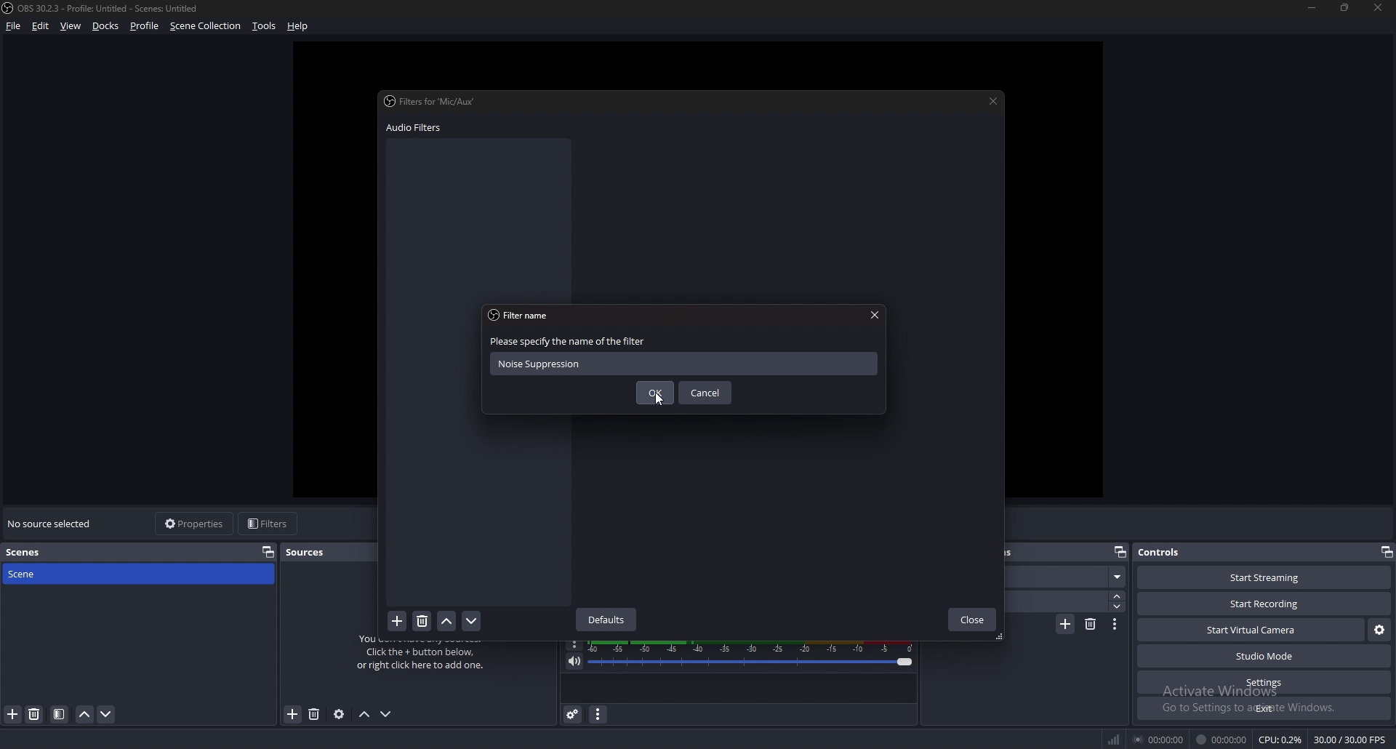 Image resolution: width=1396 pixels, height=749 pixels. What do you see at coordinates (1265, 656) in the screenshot?
I see `studio mode` at bounding box center [1265, 656].